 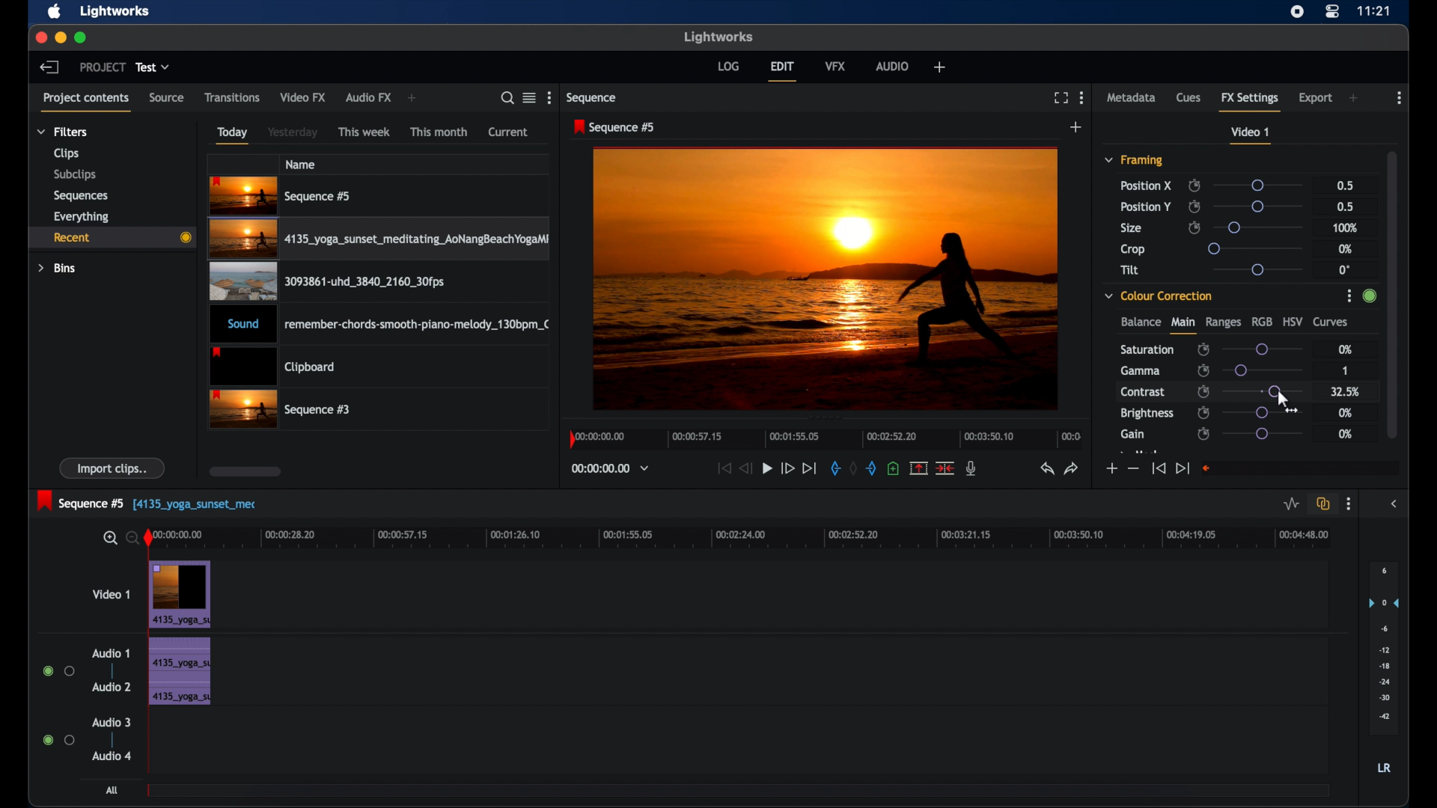 What do you see at coordinates (853, 469) in the screenshot?
I see `clear marks` at bounding box center [853, 469].